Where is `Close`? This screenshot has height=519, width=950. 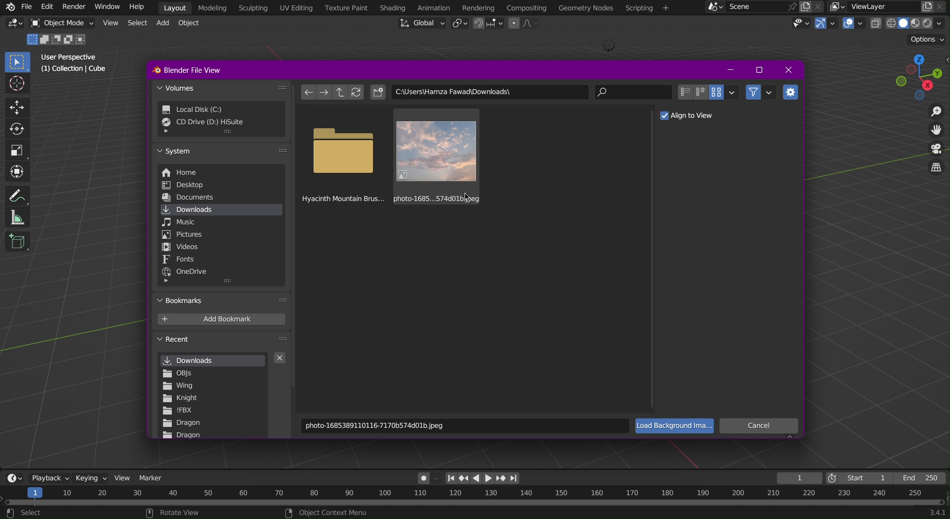 Close is located at coordinates (282, 360).